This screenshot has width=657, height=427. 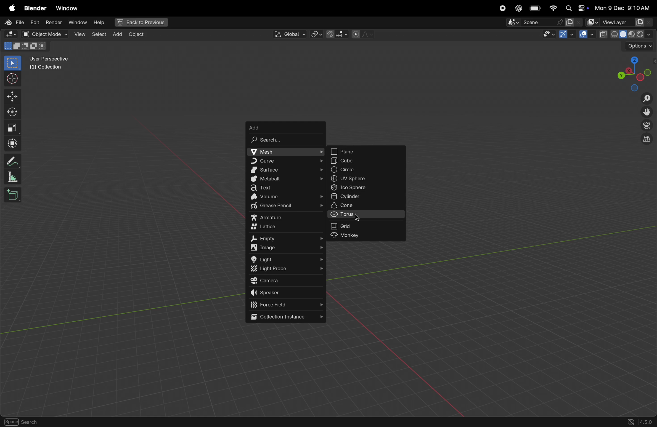 I want to click on view point camera, so click(x=647, y=126).